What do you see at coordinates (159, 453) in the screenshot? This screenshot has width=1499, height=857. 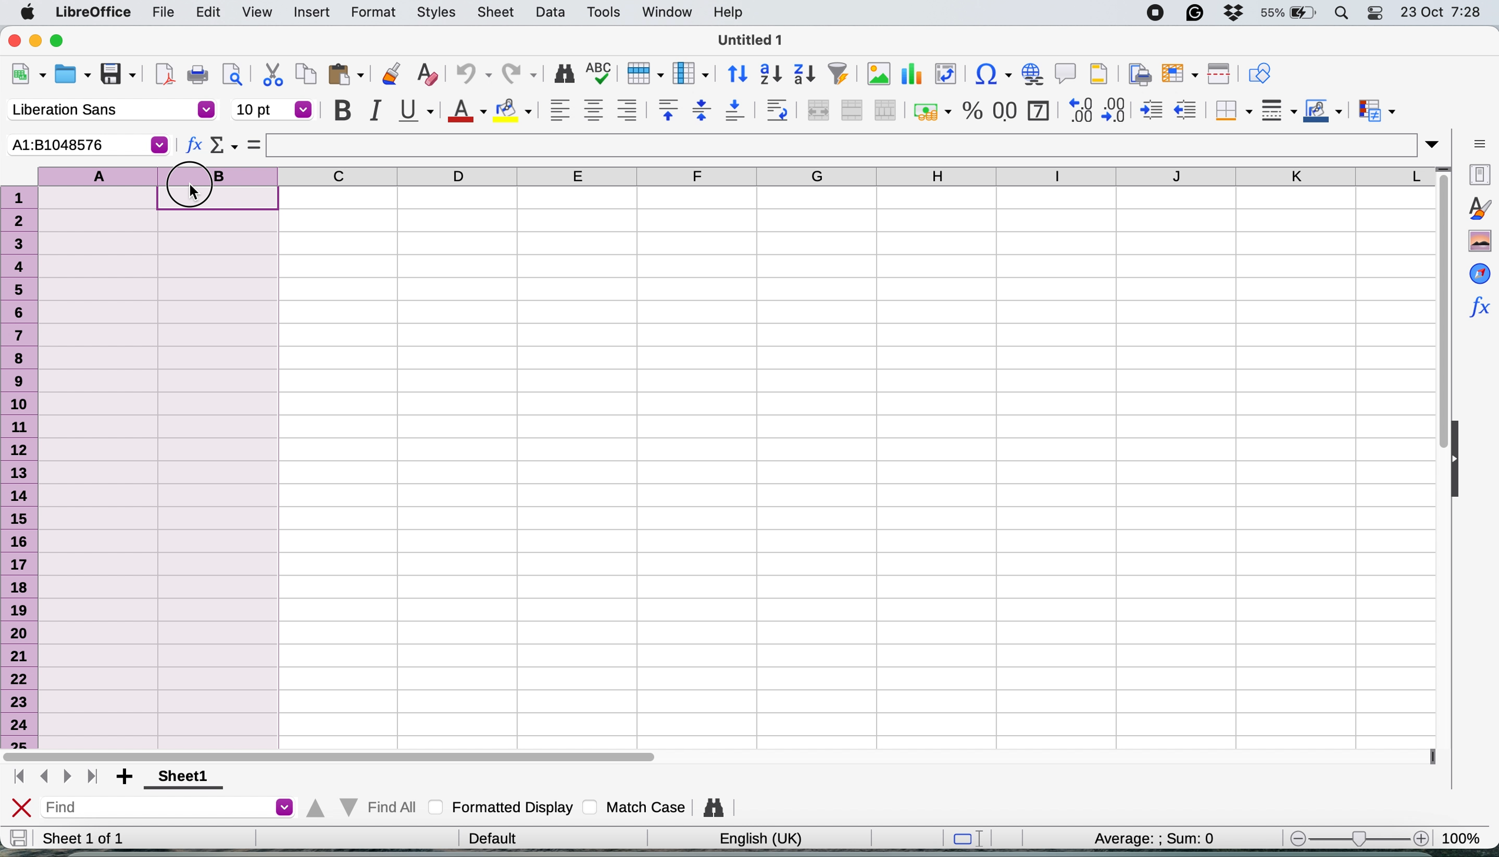 I see `select columns` at bounding box center [159, 453].